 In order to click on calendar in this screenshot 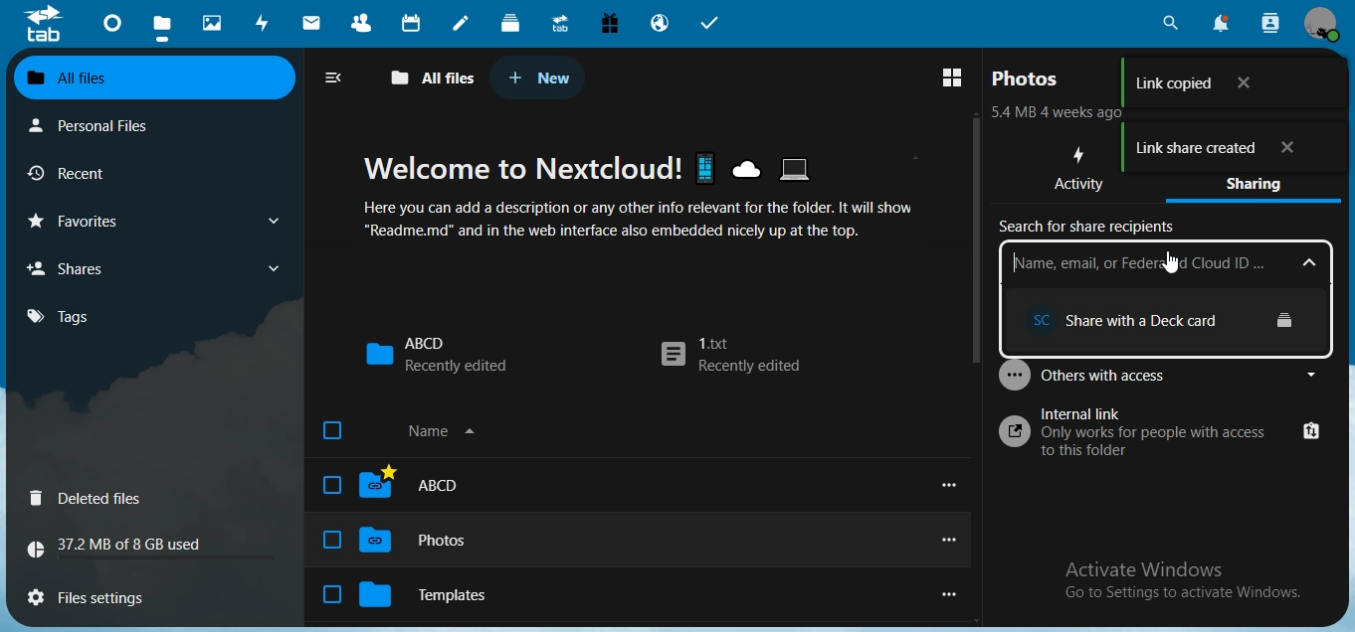, I will do `click(414, 23)`.